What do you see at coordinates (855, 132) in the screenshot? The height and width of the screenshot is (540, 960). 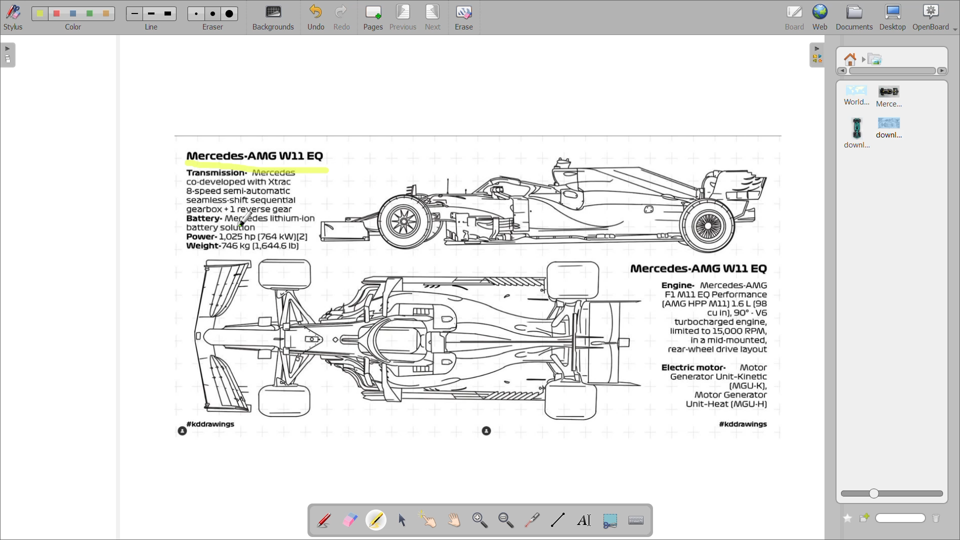 I see `image 3` at bounding box center [855, 132].